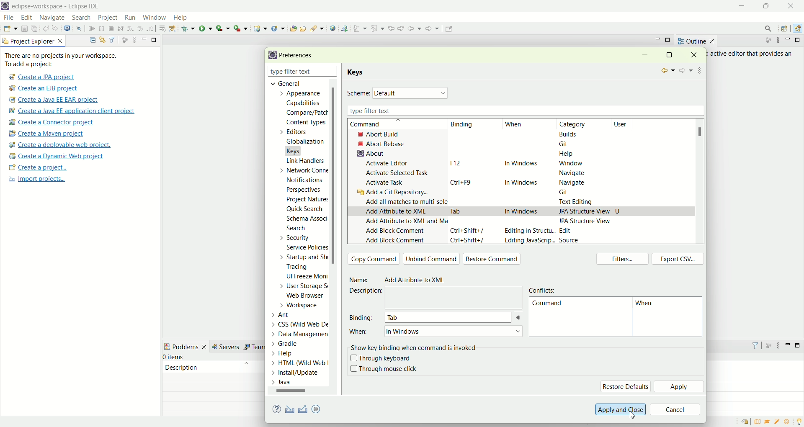 The image size is (804, 427). I want to click on Help, so click(291, 354).